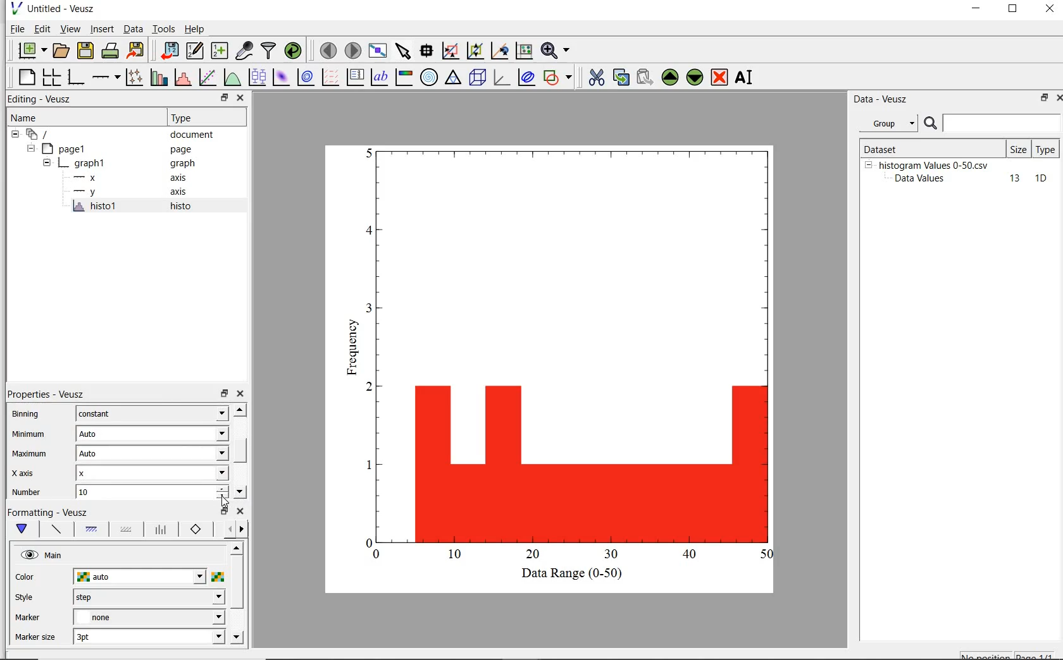 This screenshot has height=660, width=1063. I want to click on restore down, so click(1040, 99).